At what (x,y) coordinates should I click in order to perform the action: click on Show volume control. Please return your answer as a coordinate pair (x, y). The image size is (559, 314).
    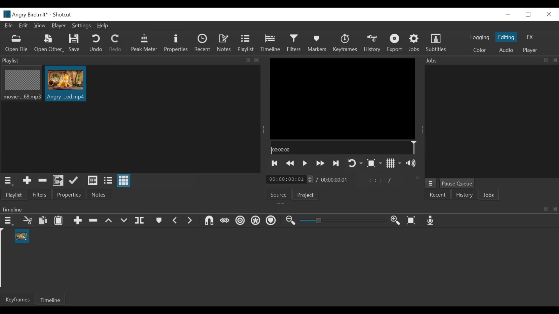
    Looking at the image, I should click on (413, 163).